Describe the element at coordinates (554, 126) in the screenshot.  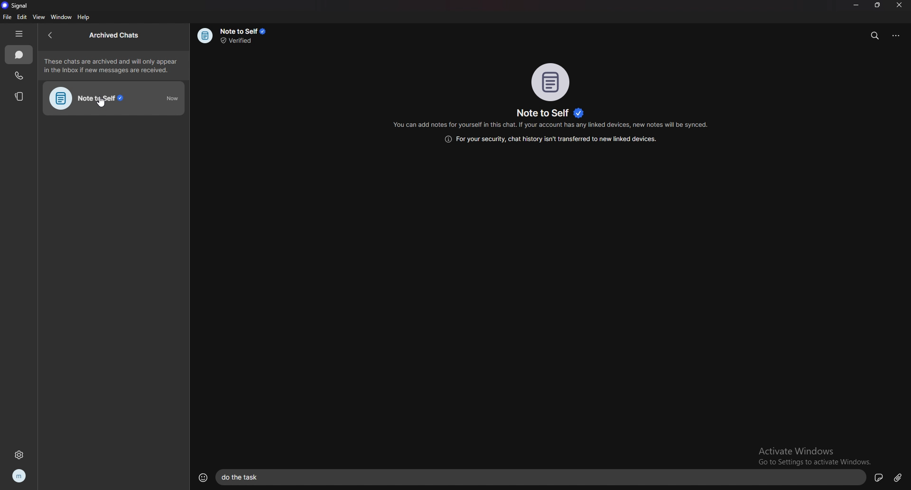
I see `info` at that location.